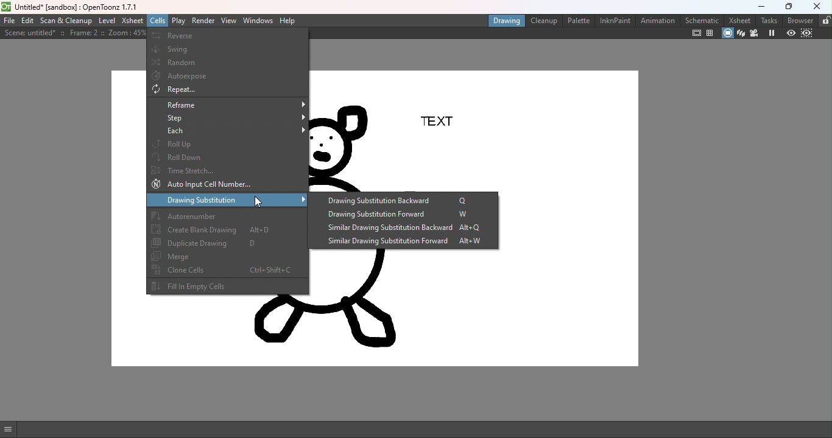 The width and height of the screenshot is (832, 438). What do you see at coordinates (228, 158) in the screenshot?
I see `Roll down` at bounding box center [228, 158].